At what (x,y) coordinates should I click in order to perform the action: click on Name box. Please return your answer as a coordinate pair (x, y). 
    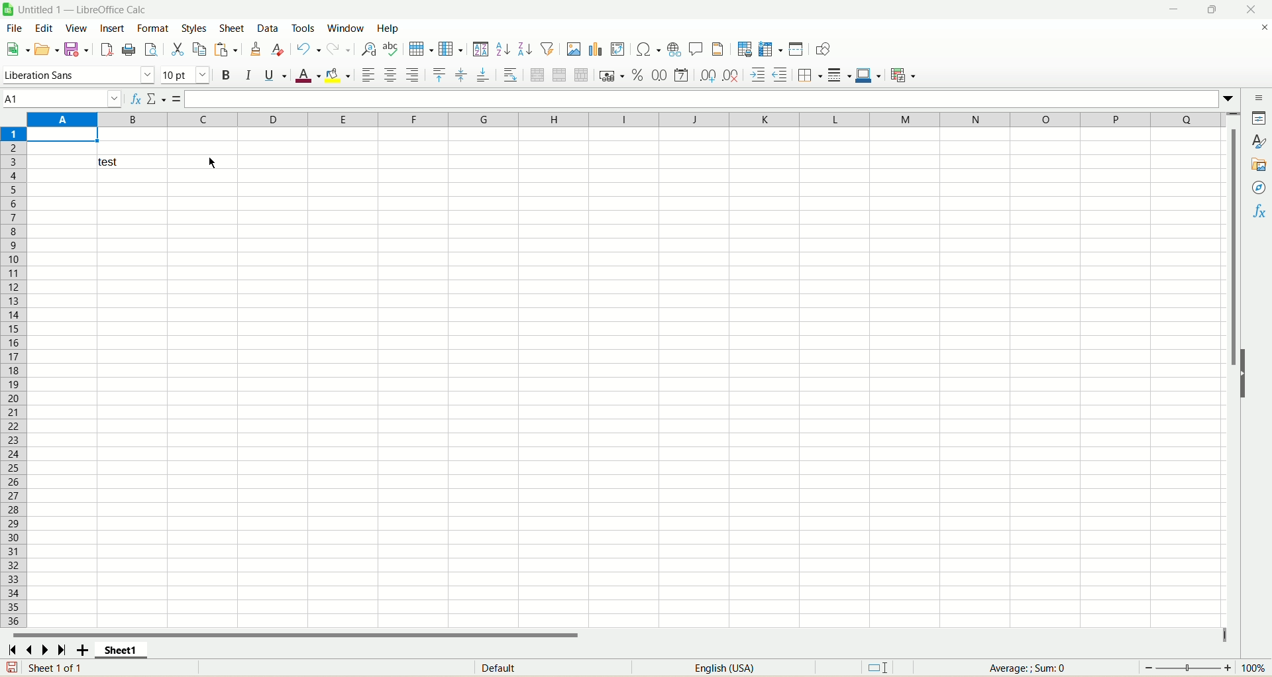
    Looking at the image, I should click on (62, 99).